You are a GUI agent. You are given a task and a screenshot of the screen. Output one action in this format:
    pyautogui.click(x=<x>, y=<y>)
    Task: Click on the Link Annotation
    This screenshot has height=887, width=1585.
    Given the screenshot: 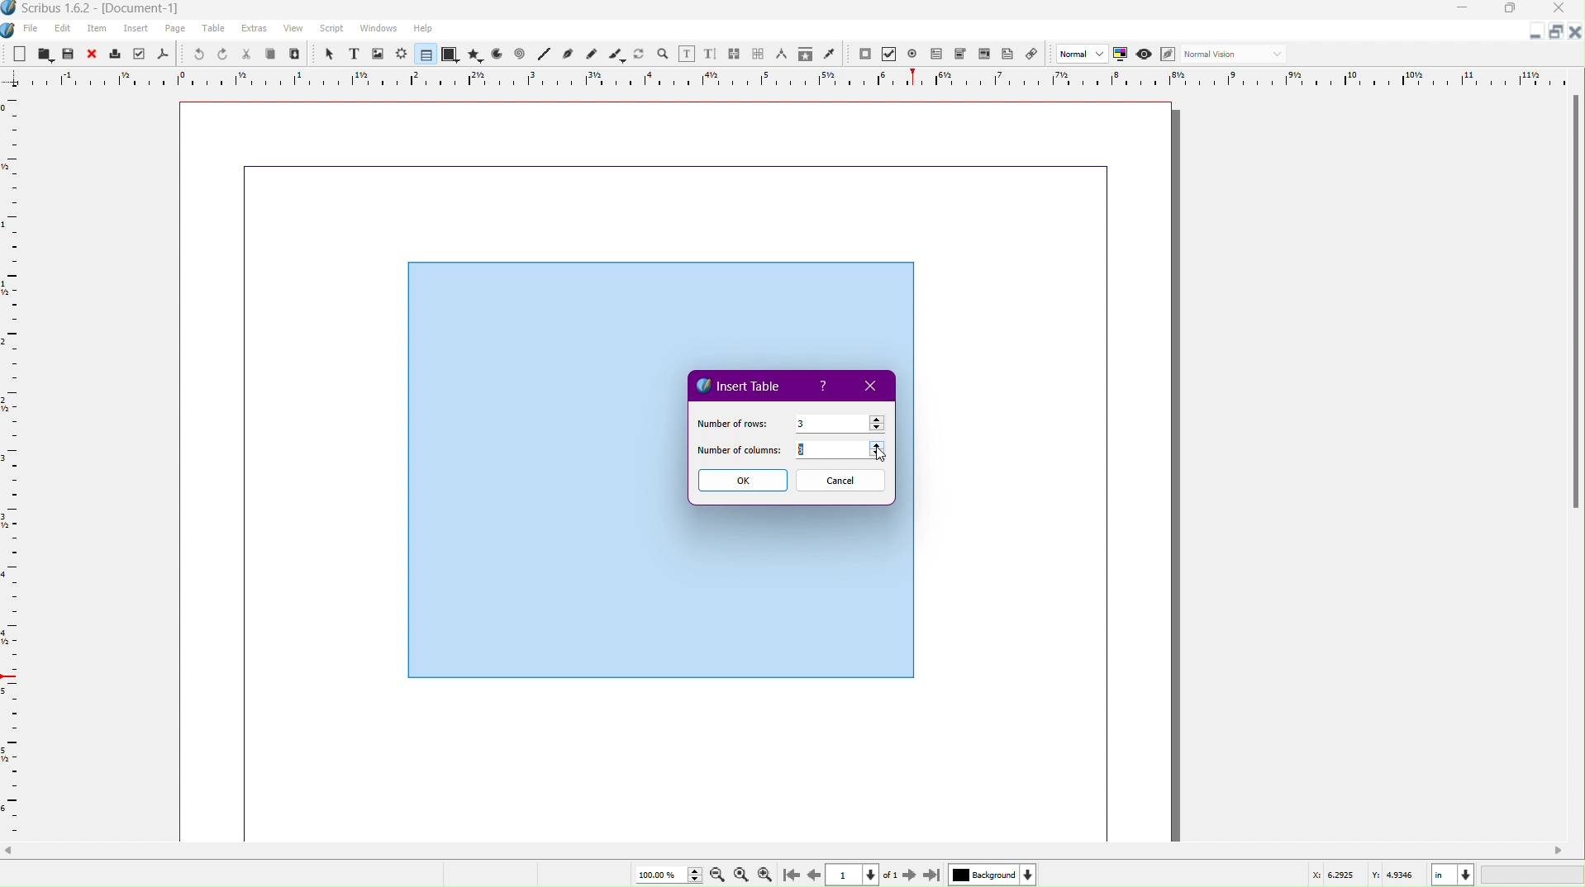 What is the action you would take?
    pyautogui.click(x=1036, y=55)
    